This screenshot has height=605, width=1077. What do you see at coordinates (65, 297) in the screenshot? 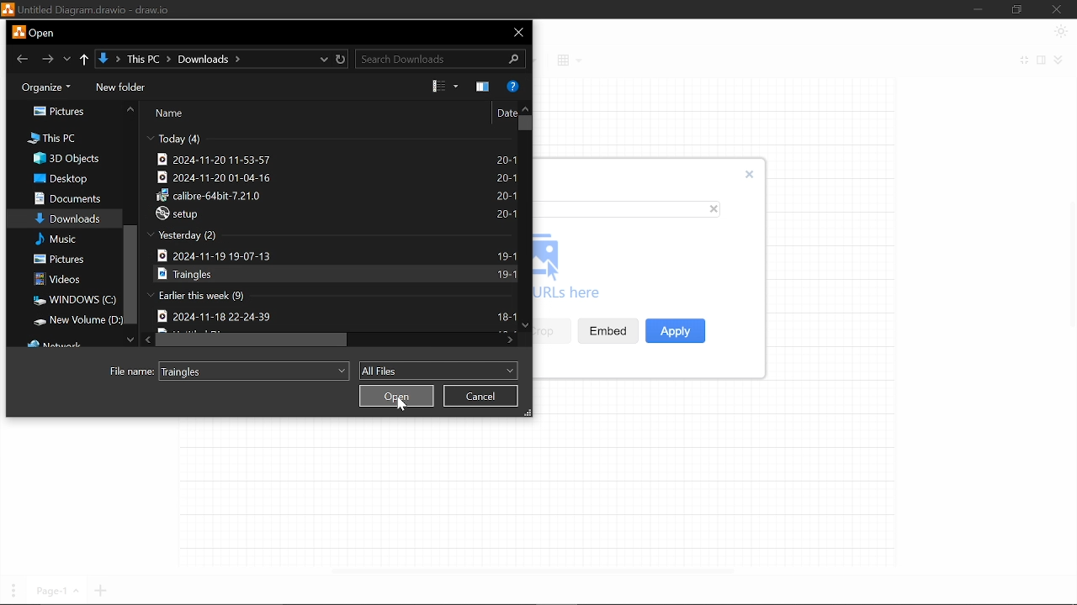
I see `Windows(C:)` at bounding box center [65, 297].